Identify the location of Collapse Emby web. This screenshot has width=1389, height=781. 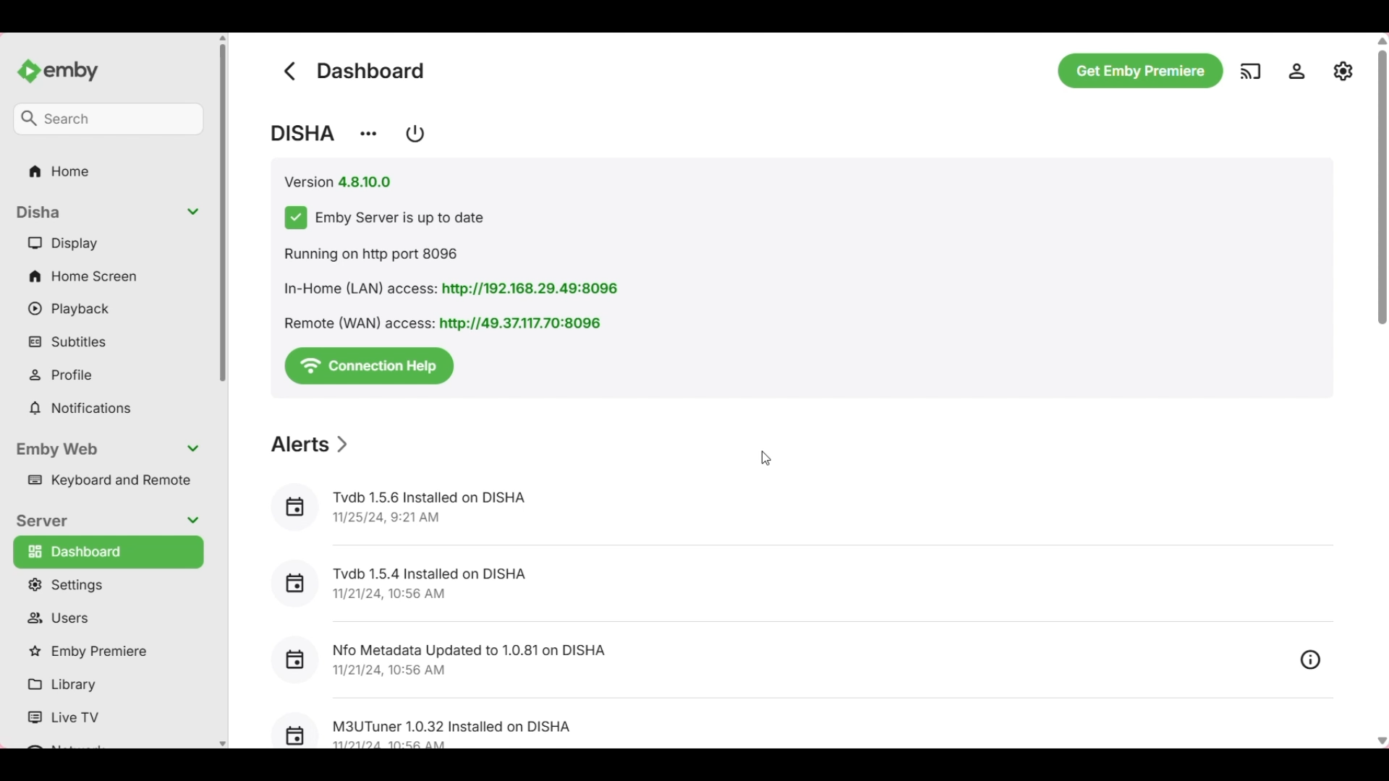
(107, 450).